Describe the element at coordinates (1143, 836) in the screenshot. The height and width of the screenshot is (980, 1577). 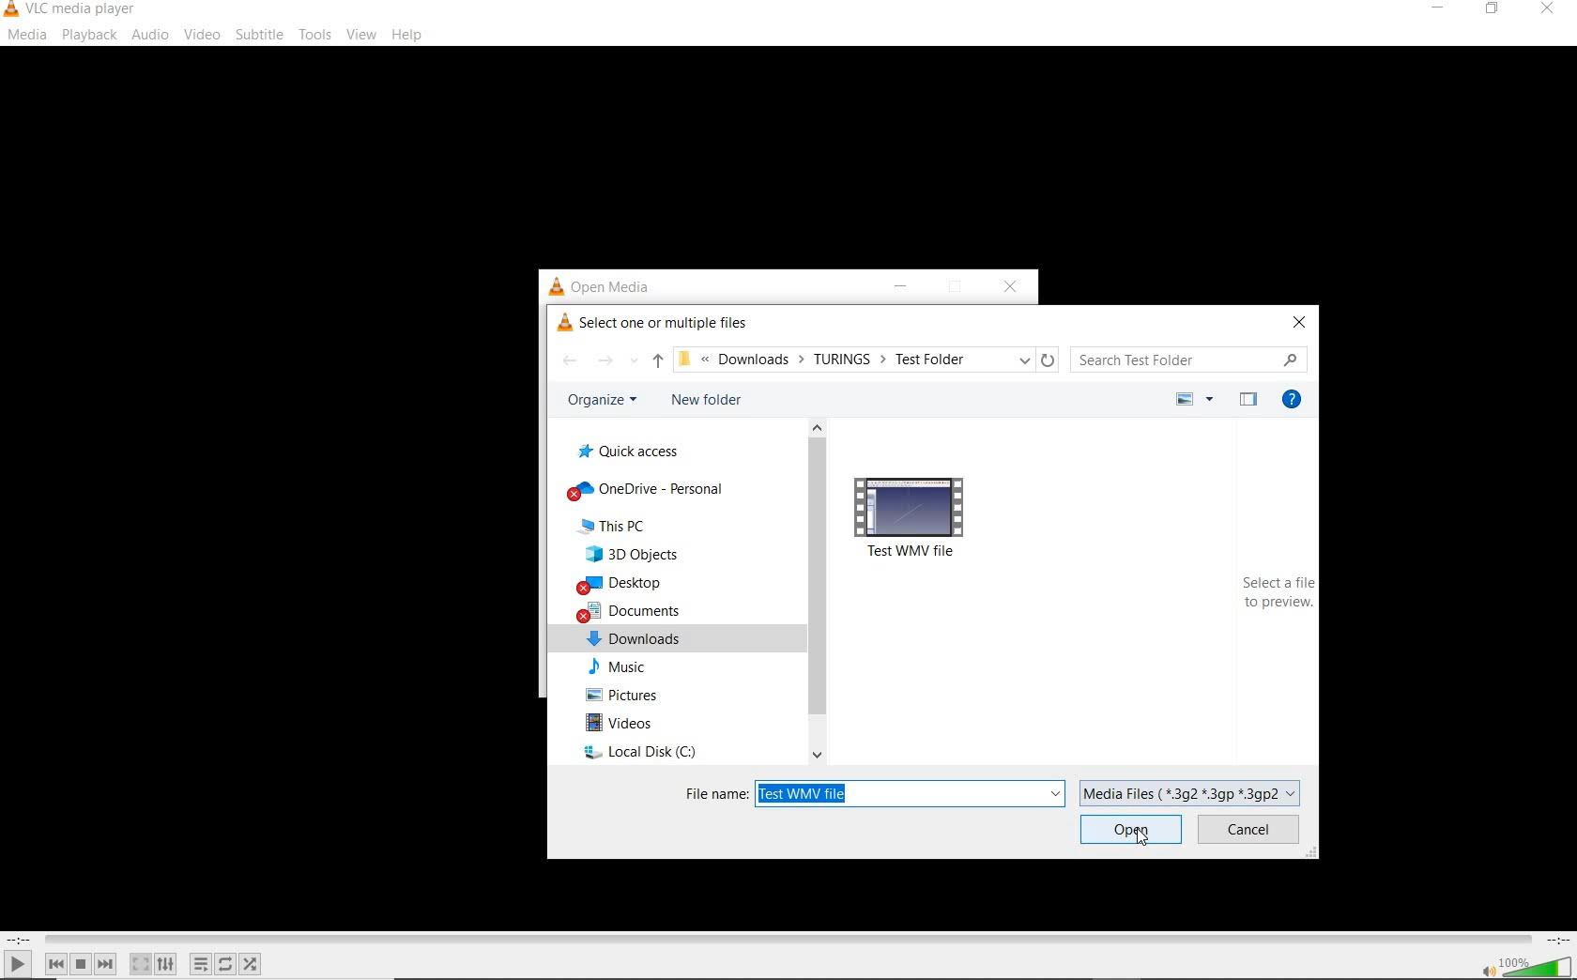
I see `cursor` at that location.